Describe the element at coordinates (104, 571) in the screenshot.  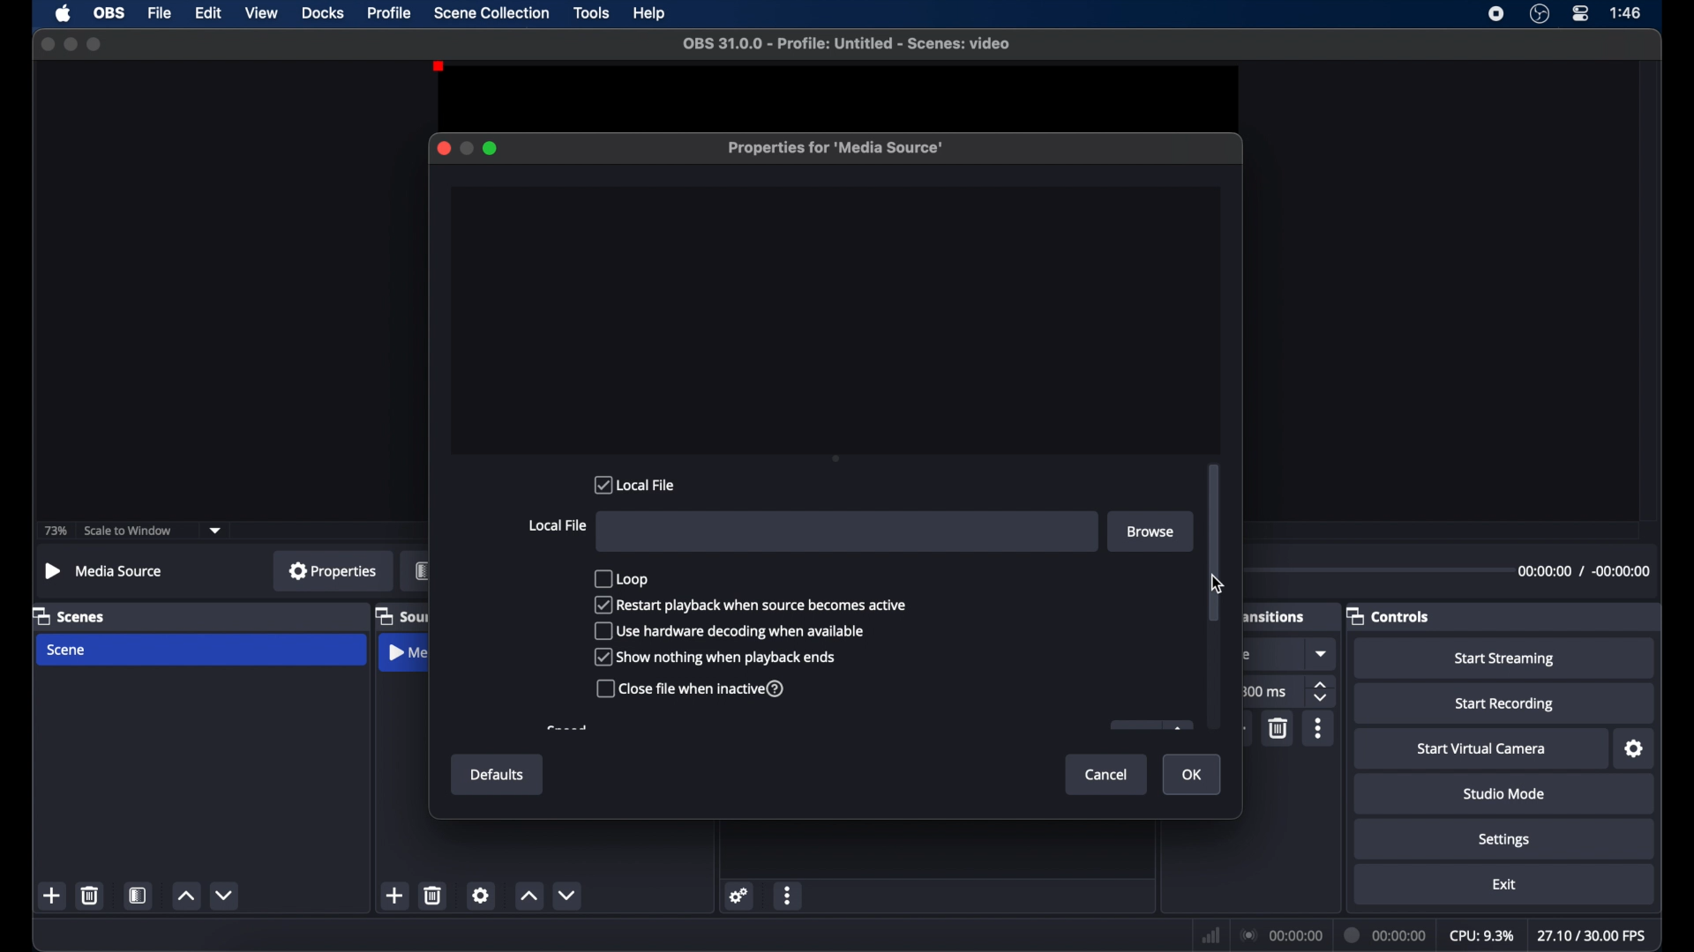
I see `no source selected` at that location.